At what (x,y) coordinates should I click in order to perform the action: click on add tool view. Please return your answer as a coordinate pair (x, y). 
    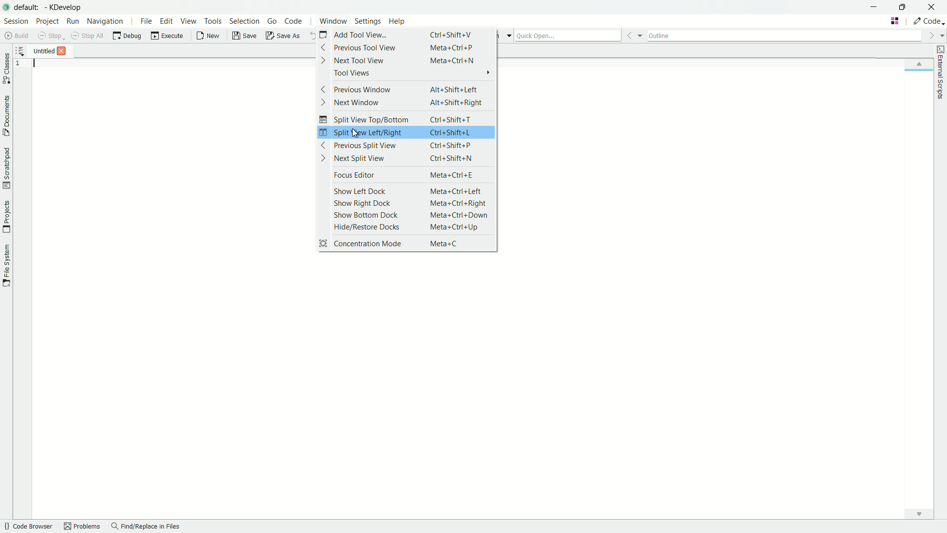
    Looking at the image, I should click on (367, 35).